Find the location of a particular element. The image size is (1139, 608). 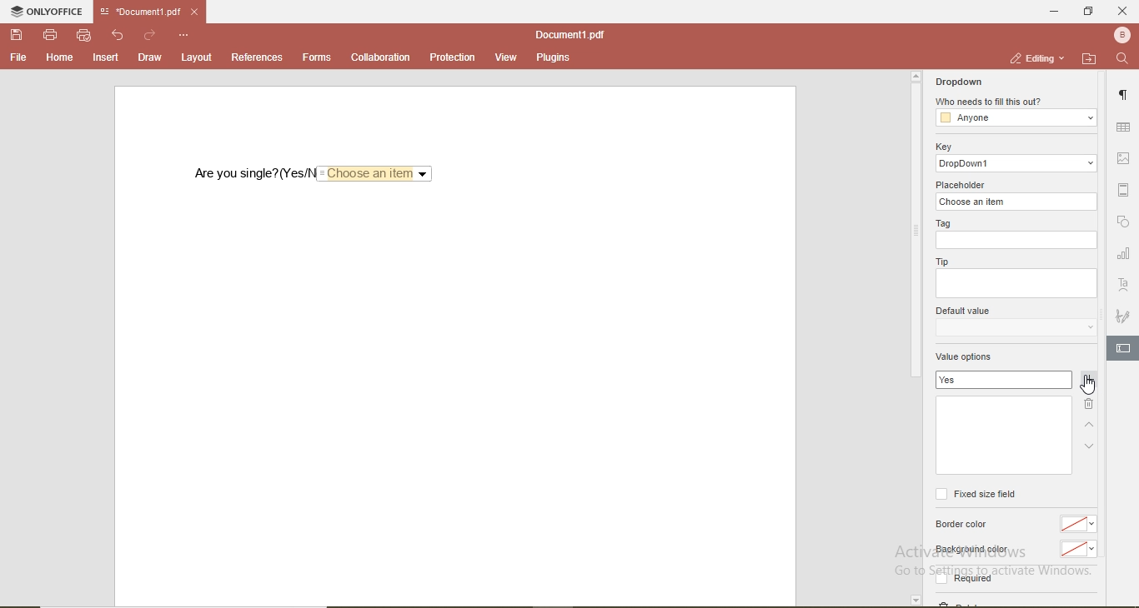

up is located at coordinates (1092, 425).